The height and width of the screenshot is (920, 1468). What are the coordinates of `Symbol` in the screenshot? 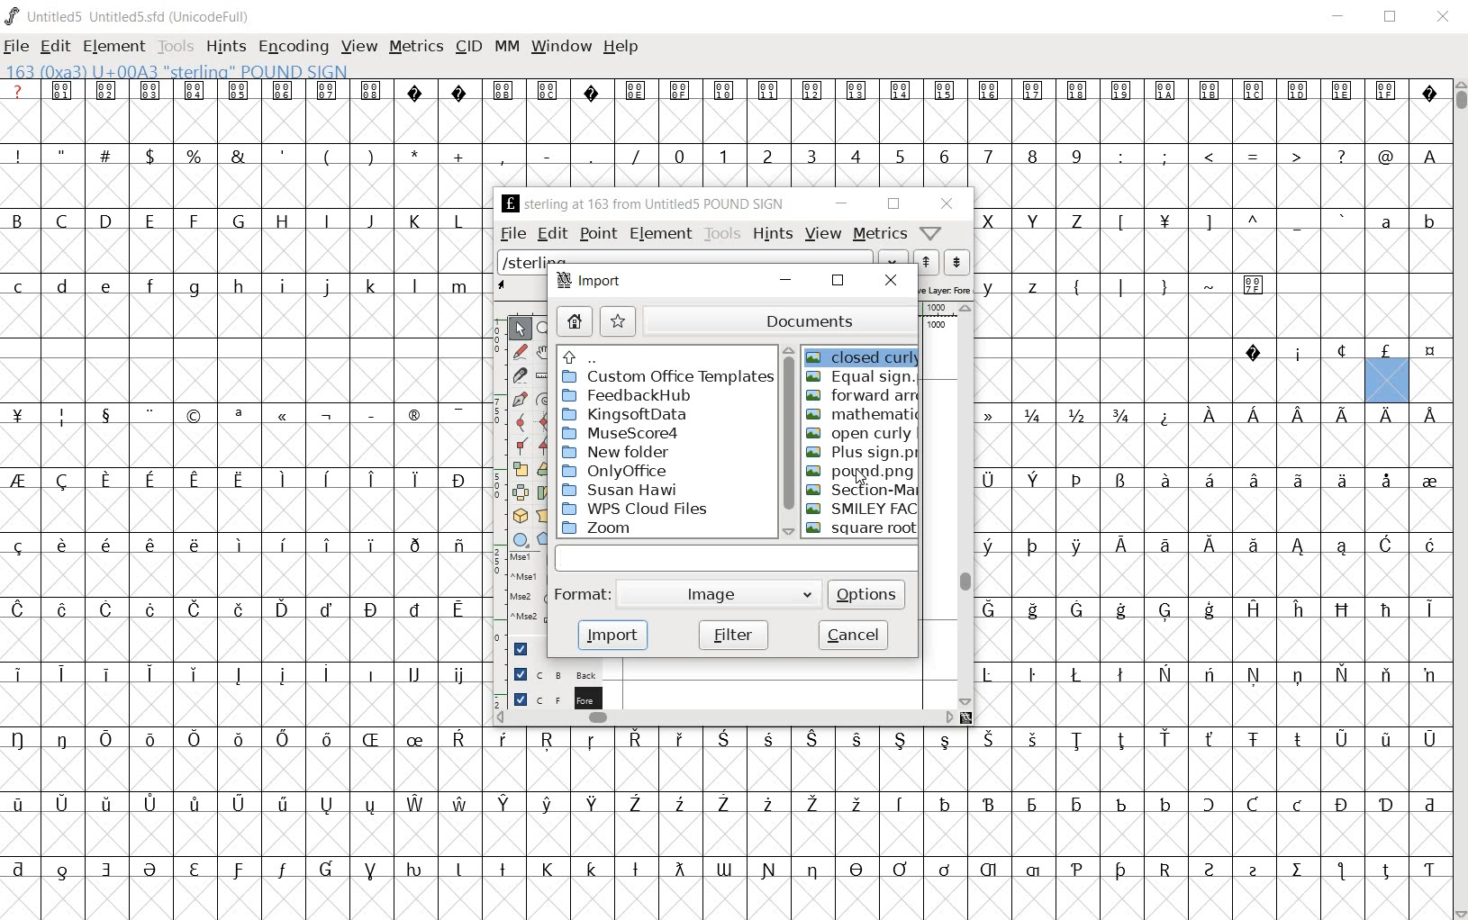 It's located at (458, 479).